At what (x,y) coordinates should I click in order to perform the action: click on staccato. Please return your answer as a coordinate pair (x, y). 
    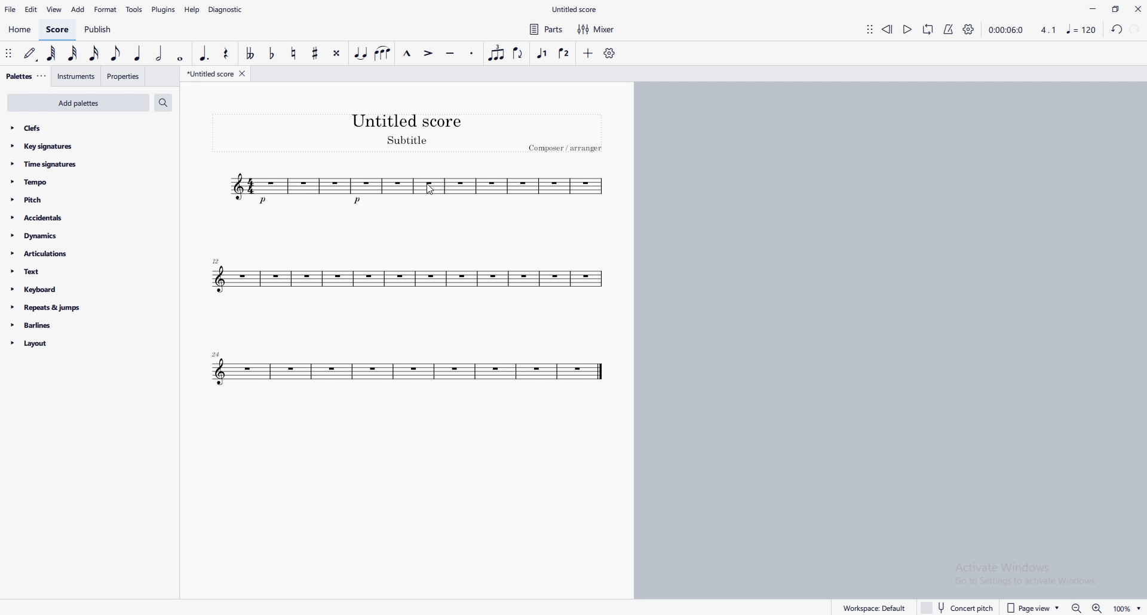
    Looking at the image, I should click on (471, 53).